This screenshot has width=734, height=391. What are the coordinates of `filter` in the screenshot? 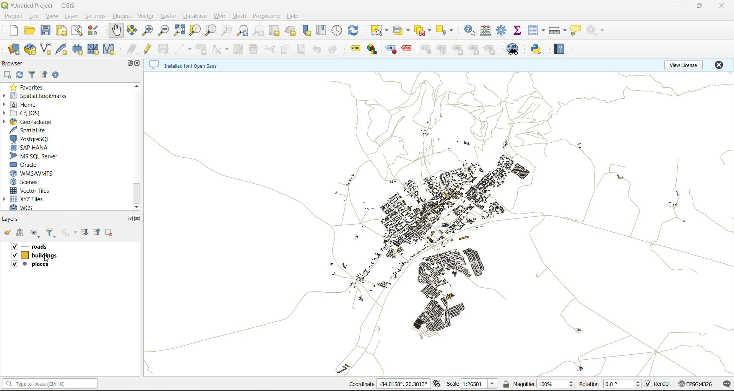 It's located at (53, 233).